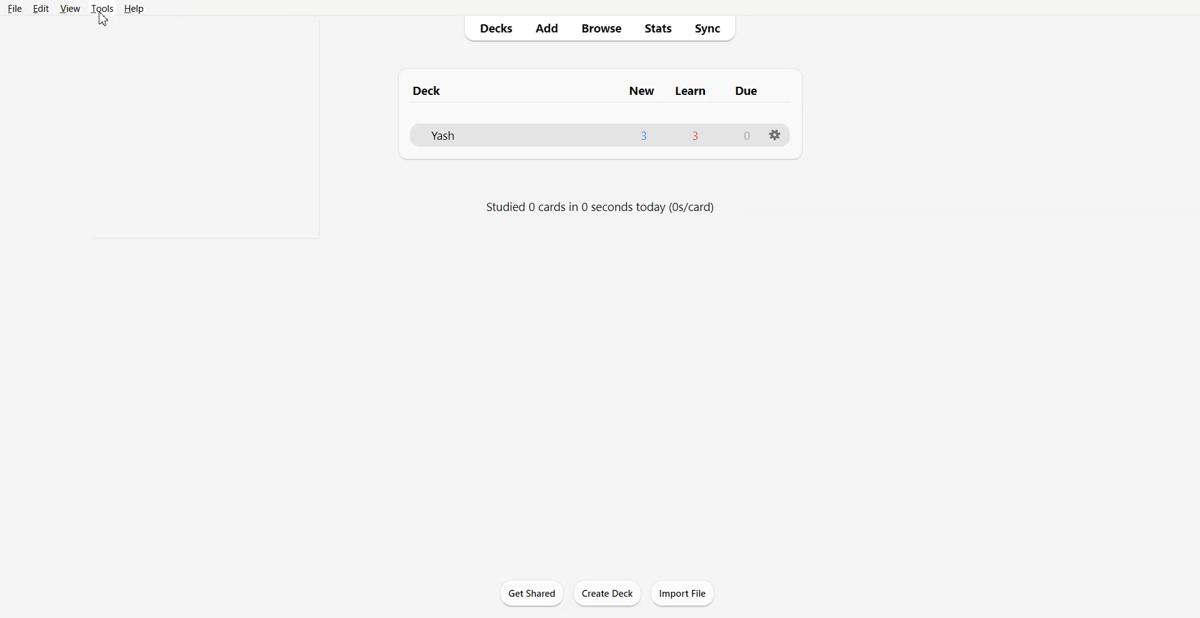  What do you see at coordinates (657, 29) in the screenshot?
I see `Stats` at bounding box center [657, 29].